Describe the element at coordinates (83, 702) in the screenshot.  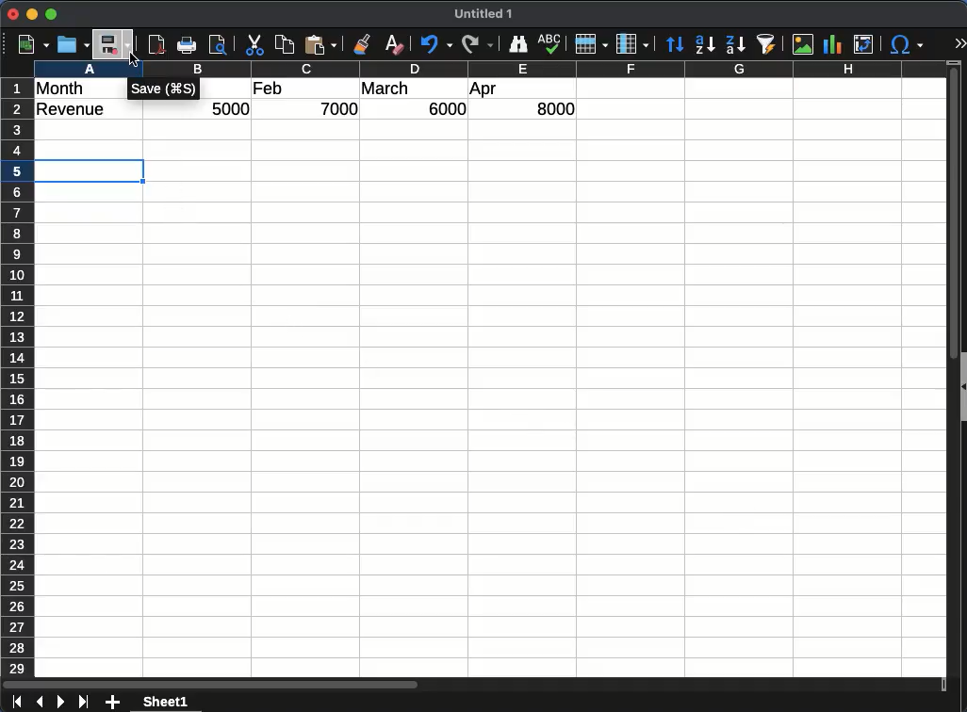
I see `last sheet` at that location.